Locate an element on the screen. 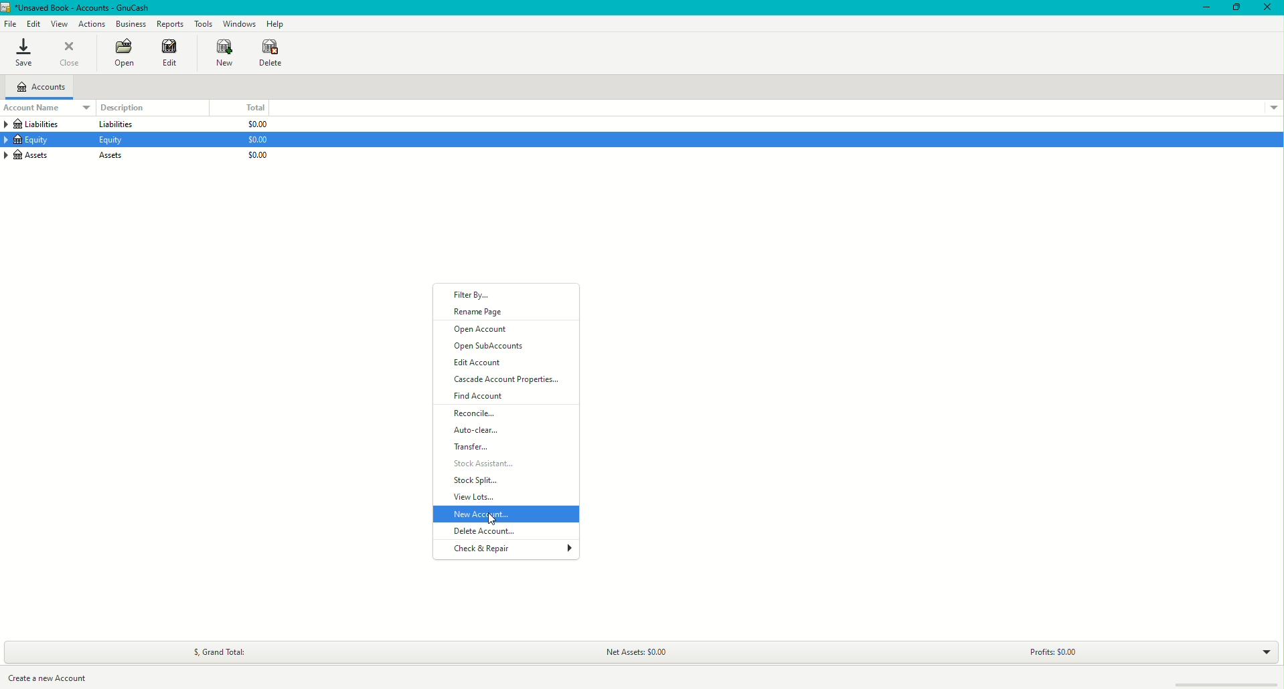 This screenshot has width=1284, height=689. Edit is located at coordinates (31, 22).